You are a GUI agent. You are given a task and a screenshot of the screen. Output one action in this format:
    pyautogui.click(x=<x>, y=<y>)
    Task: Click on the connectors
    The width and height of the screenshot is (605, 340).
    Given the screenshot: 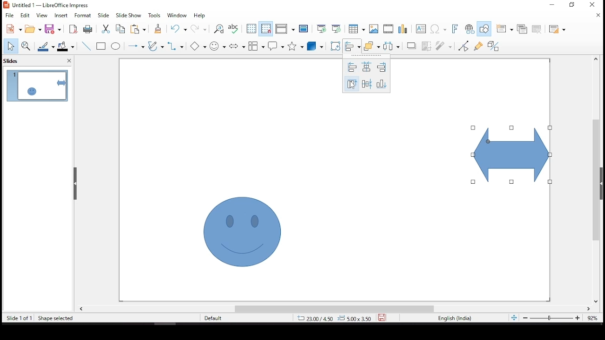 What is the action you would take?
    pyautogui.click(x=175, y=46)
    